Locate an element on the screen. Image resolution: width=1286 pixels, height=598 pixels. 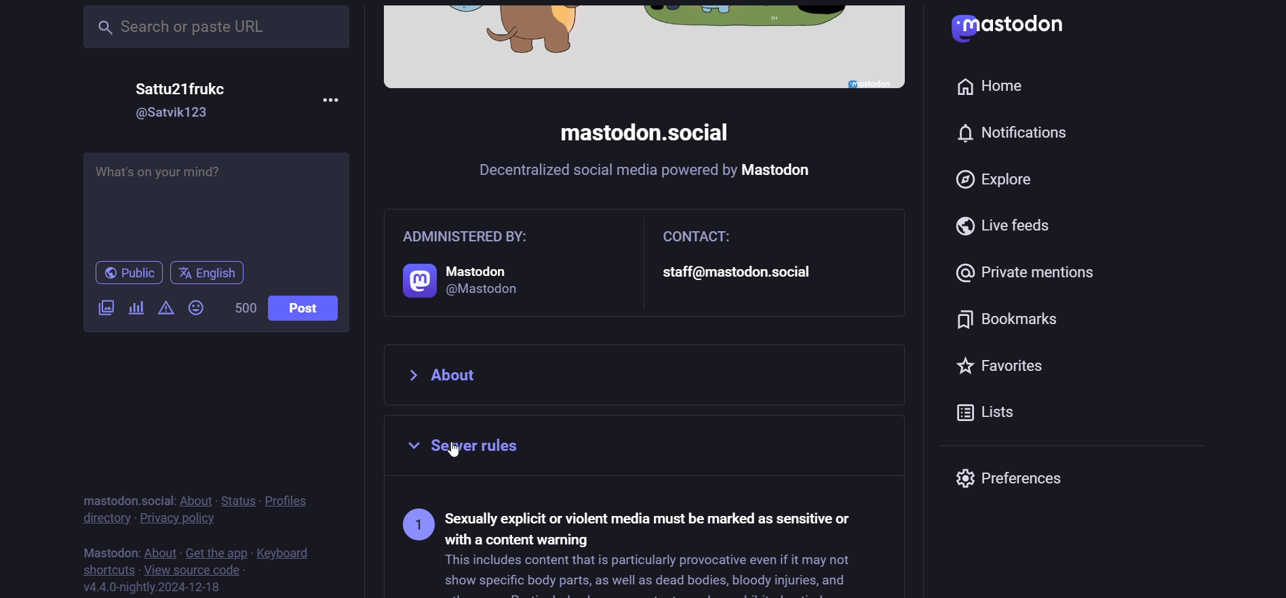
notification is located at coordinates (1020, 134).